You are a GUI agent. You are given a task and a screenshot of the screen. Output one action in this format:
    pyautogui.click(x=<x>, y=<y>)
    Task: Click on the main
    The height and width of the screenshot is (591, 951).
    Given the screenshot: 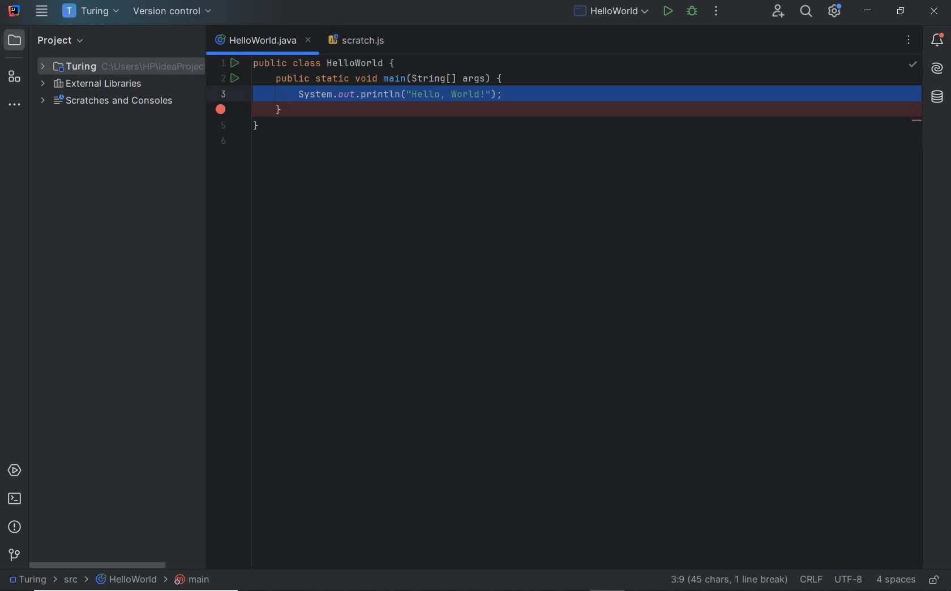 What is the action you would take?
    pyautogui.click(x=196, y=581)
    